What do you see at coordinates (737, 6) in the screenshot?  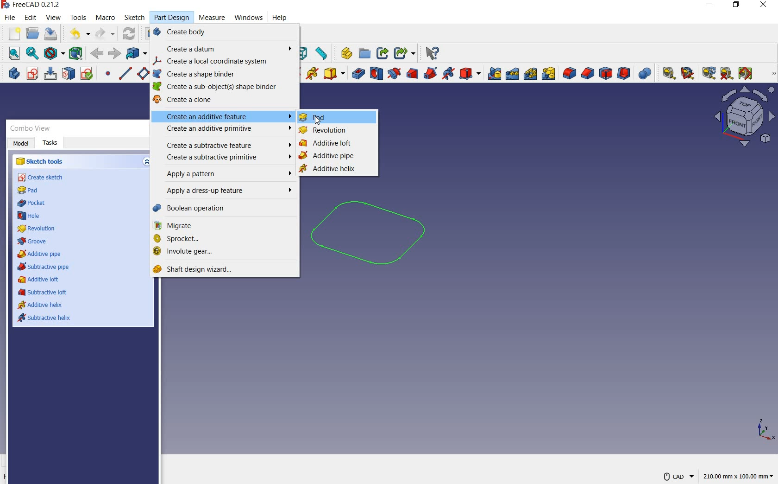 I see `restore down` at bounding box center [737, 6].